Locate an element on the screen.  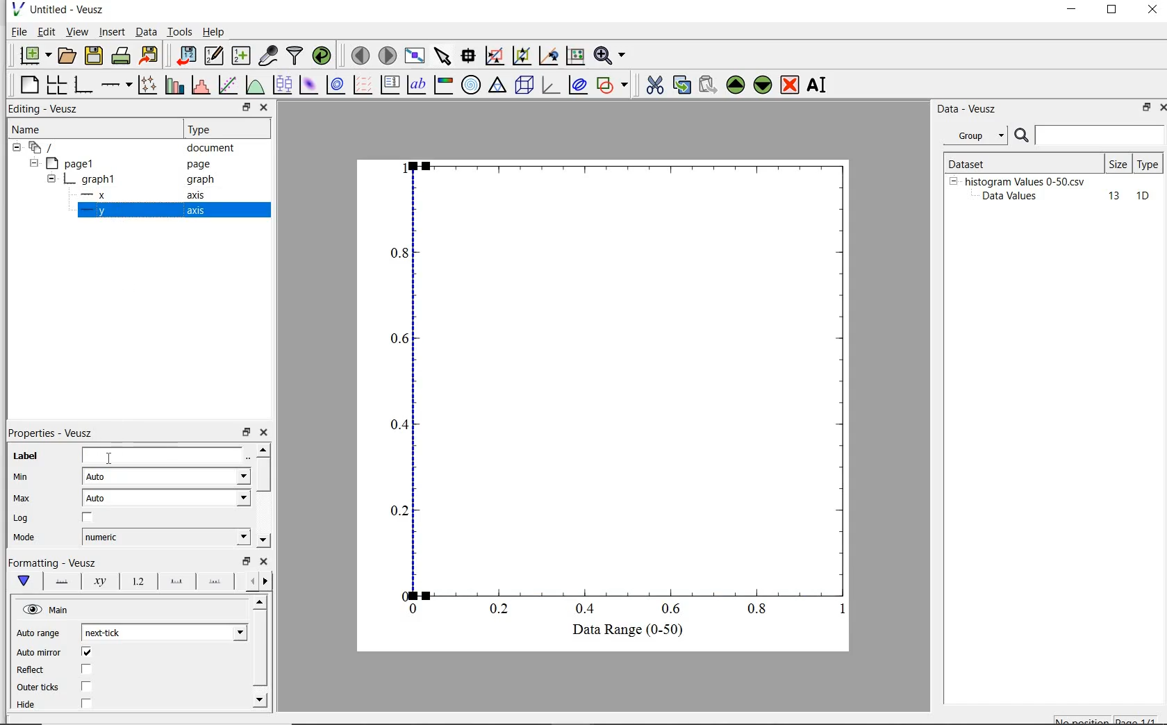
image color bar is located at coordinates (445, 85).